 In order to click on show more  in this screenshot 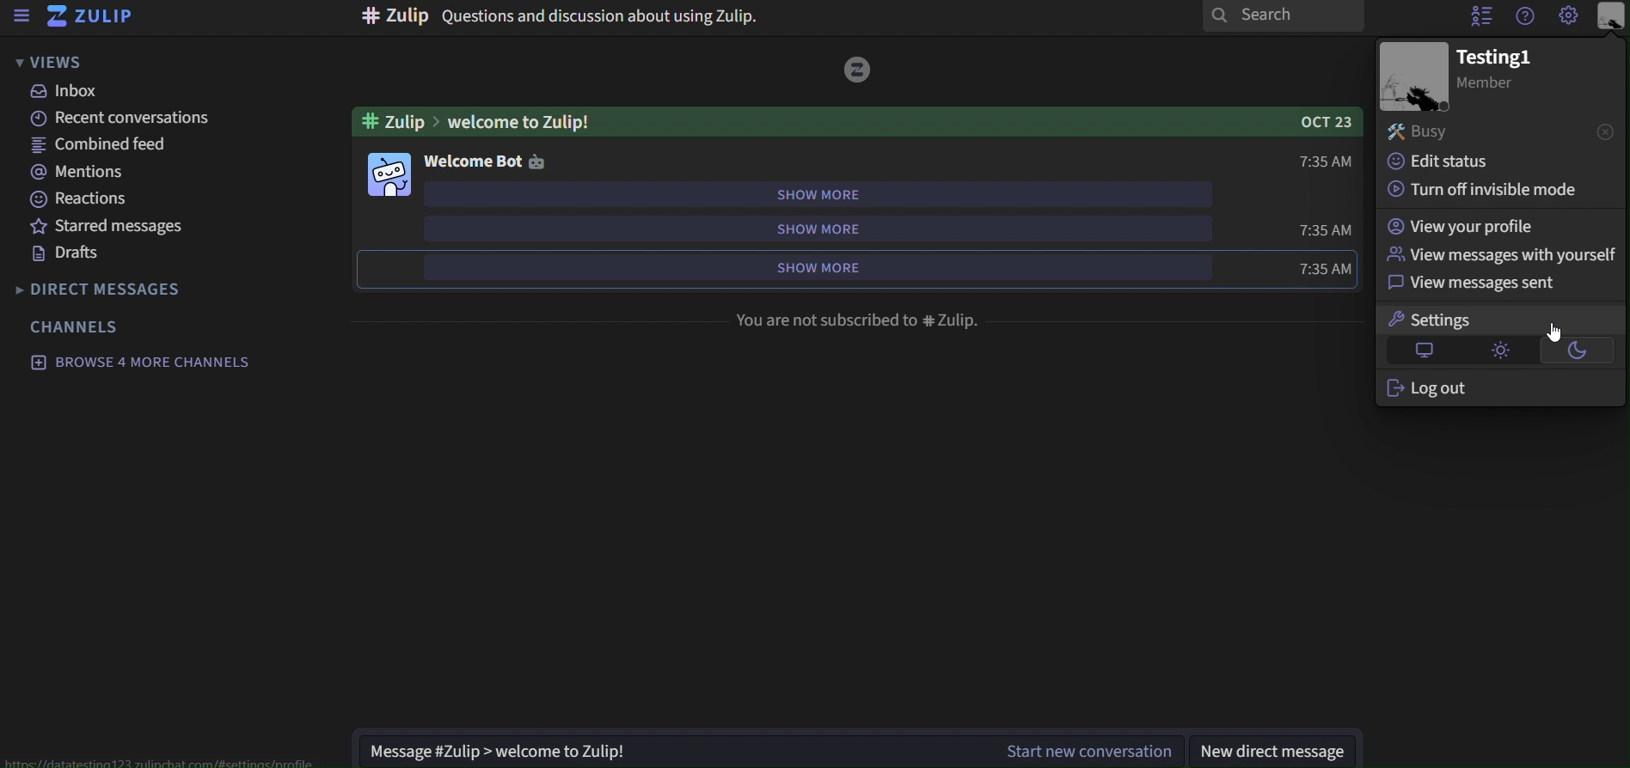, I will do `click(814, 229)`.